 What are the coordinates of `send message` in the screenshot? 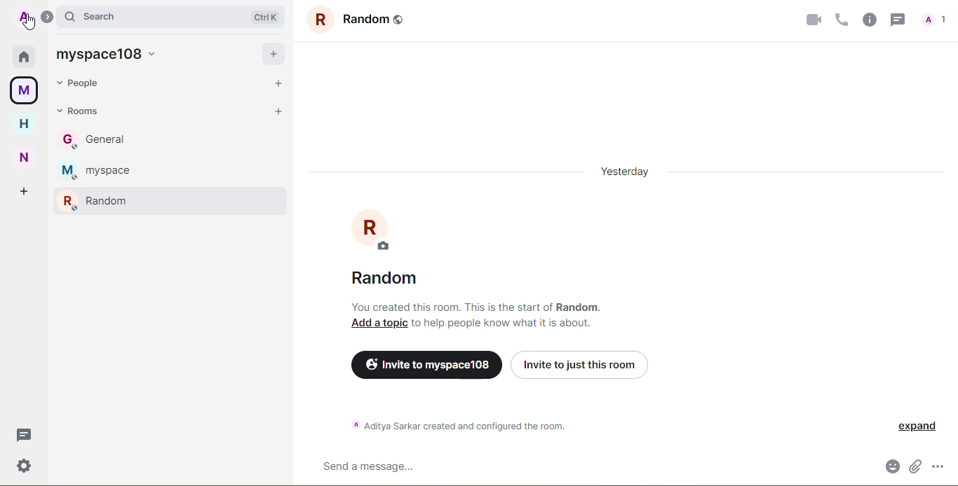 It's located at (367, 467).